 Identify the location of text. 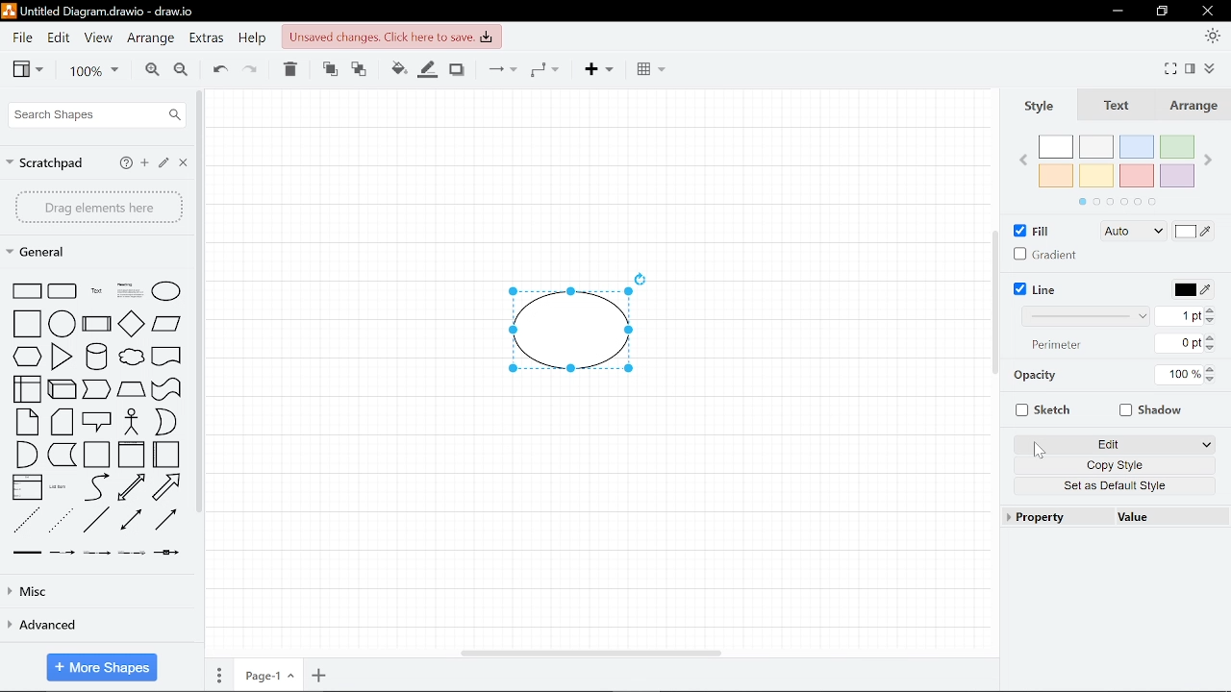
(94, 291).